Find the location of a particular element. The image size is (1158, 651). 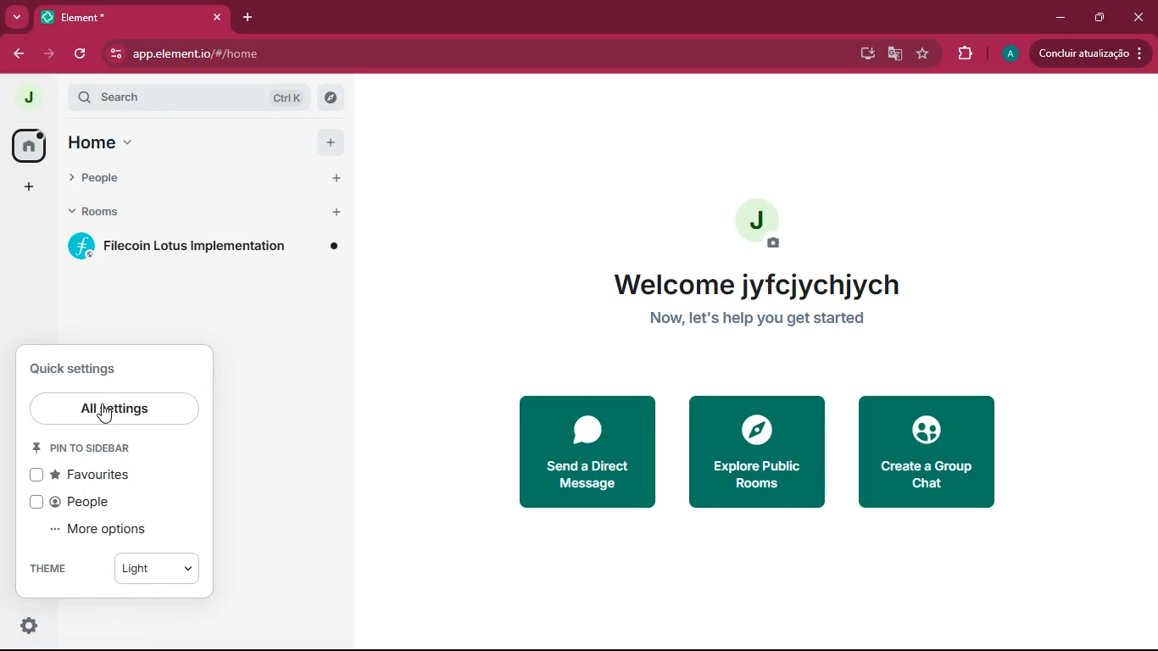

google translate is located at coordinates (894, 53).